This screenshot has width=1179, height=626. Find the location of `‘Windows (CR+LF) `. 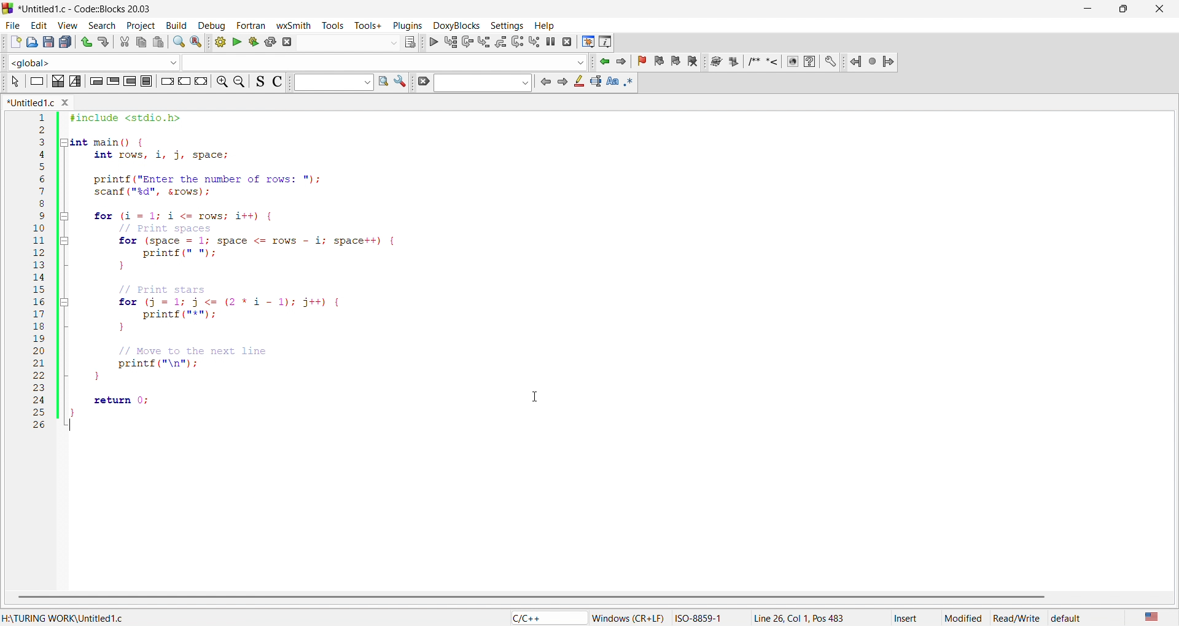

‘Windows (CR+LF)  is located at coordinates (629, 617).